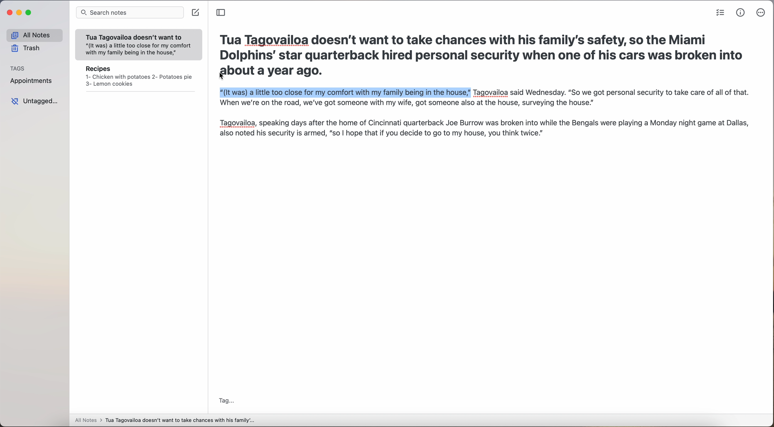 The width and height of the screenshot is (774, 427). I want to click on toggle sidebar, so click(221, 13).